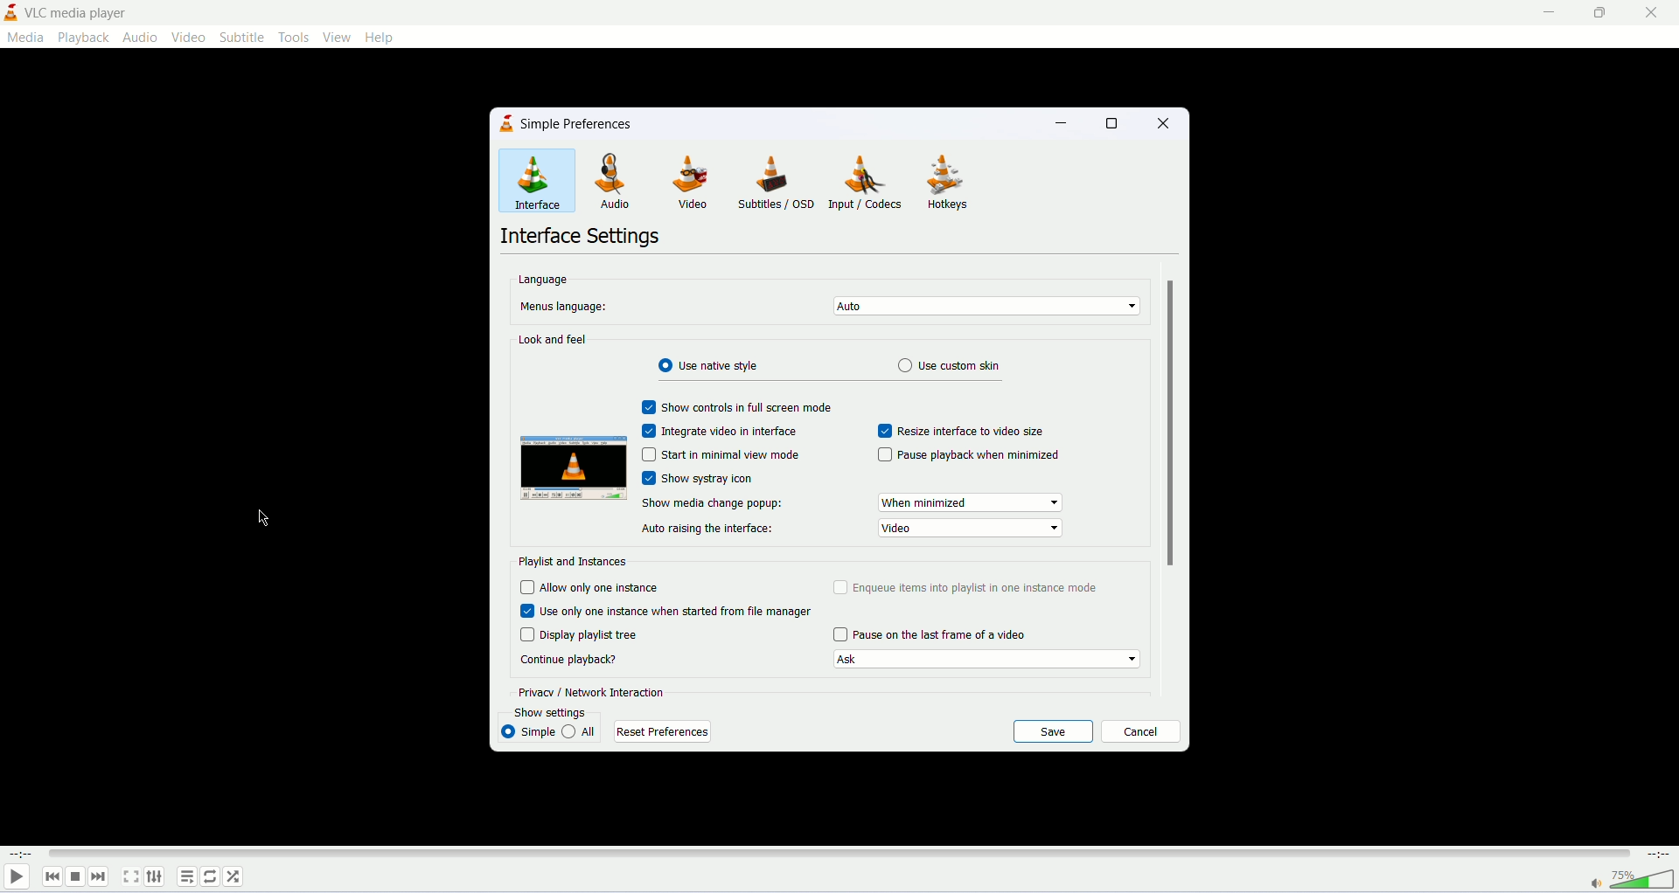 This screenshot has width=1679, height=893. What do you see at coordinates (1064, 121) in the screenshot?
I see `minimize` at bounding box center [1064, 121].